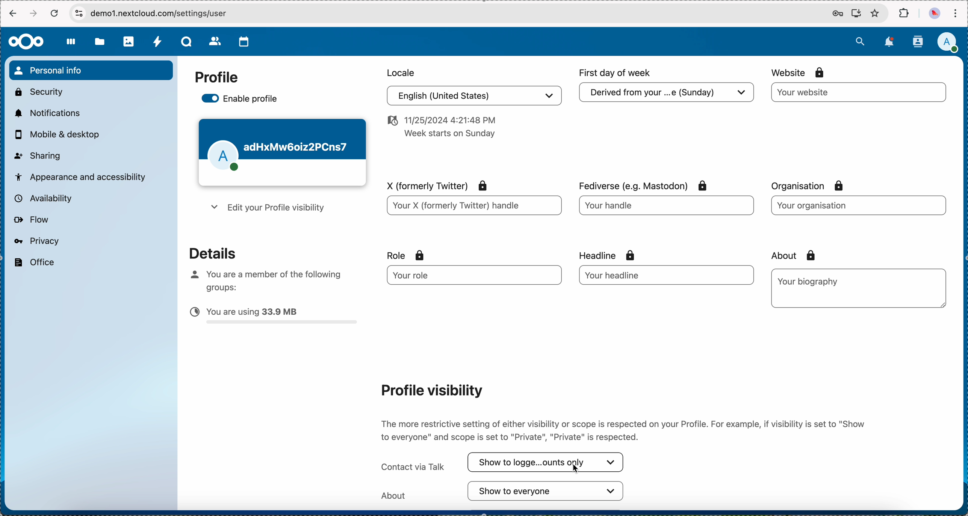 The height and width of the screenshot is (516, 968). What do you see at coordinates (791, 255) in the screenshot?
I see `about` at bounding box center [791, 255].